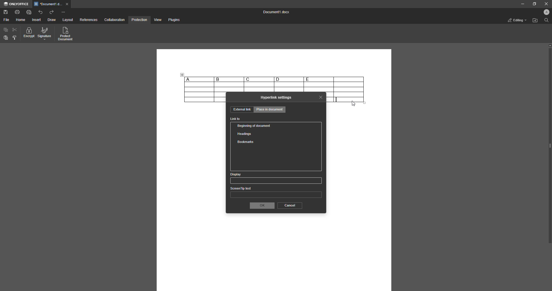  What do you see at coordinates (41, 12) in the screenshot?
I see `Undo` at bounding box center [41, 12].